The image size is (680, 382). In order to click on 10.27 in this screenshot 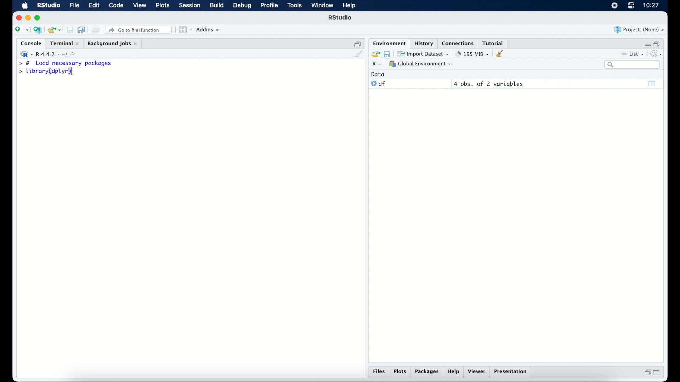, I will do `click(651, 5)`.